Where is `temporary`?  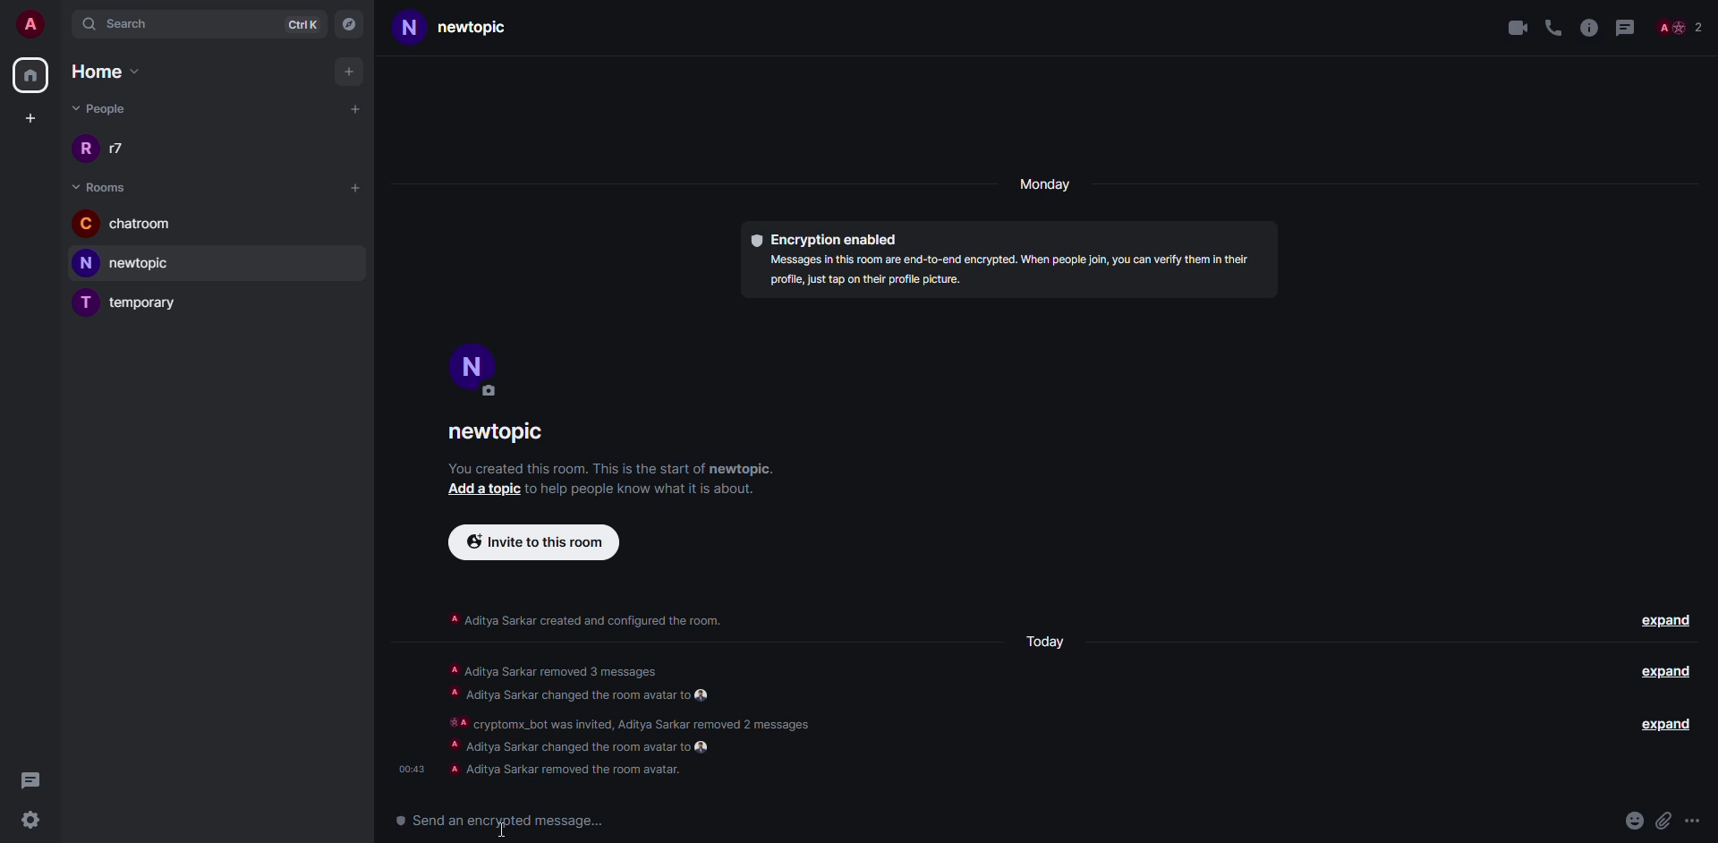
temporary is located at coordinates (131, 304).